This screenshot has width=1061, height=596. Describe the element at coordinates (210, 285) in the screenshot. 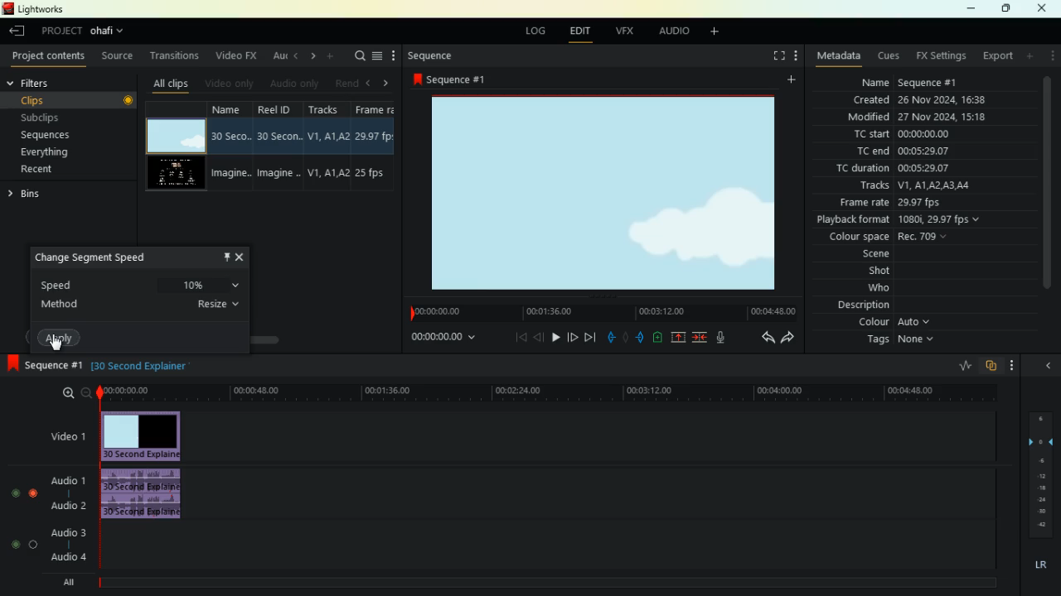

I see `new speed` at that location.